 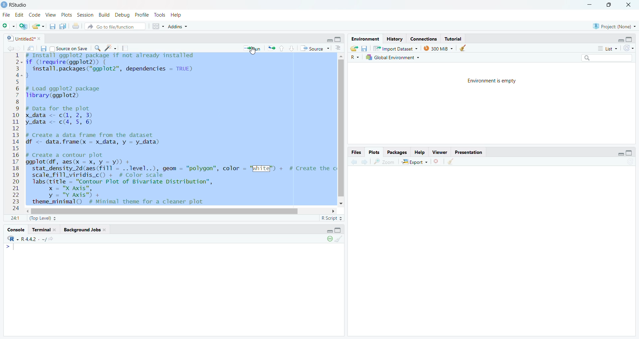 I want to click on compile reports, so click(x=125, y=49).